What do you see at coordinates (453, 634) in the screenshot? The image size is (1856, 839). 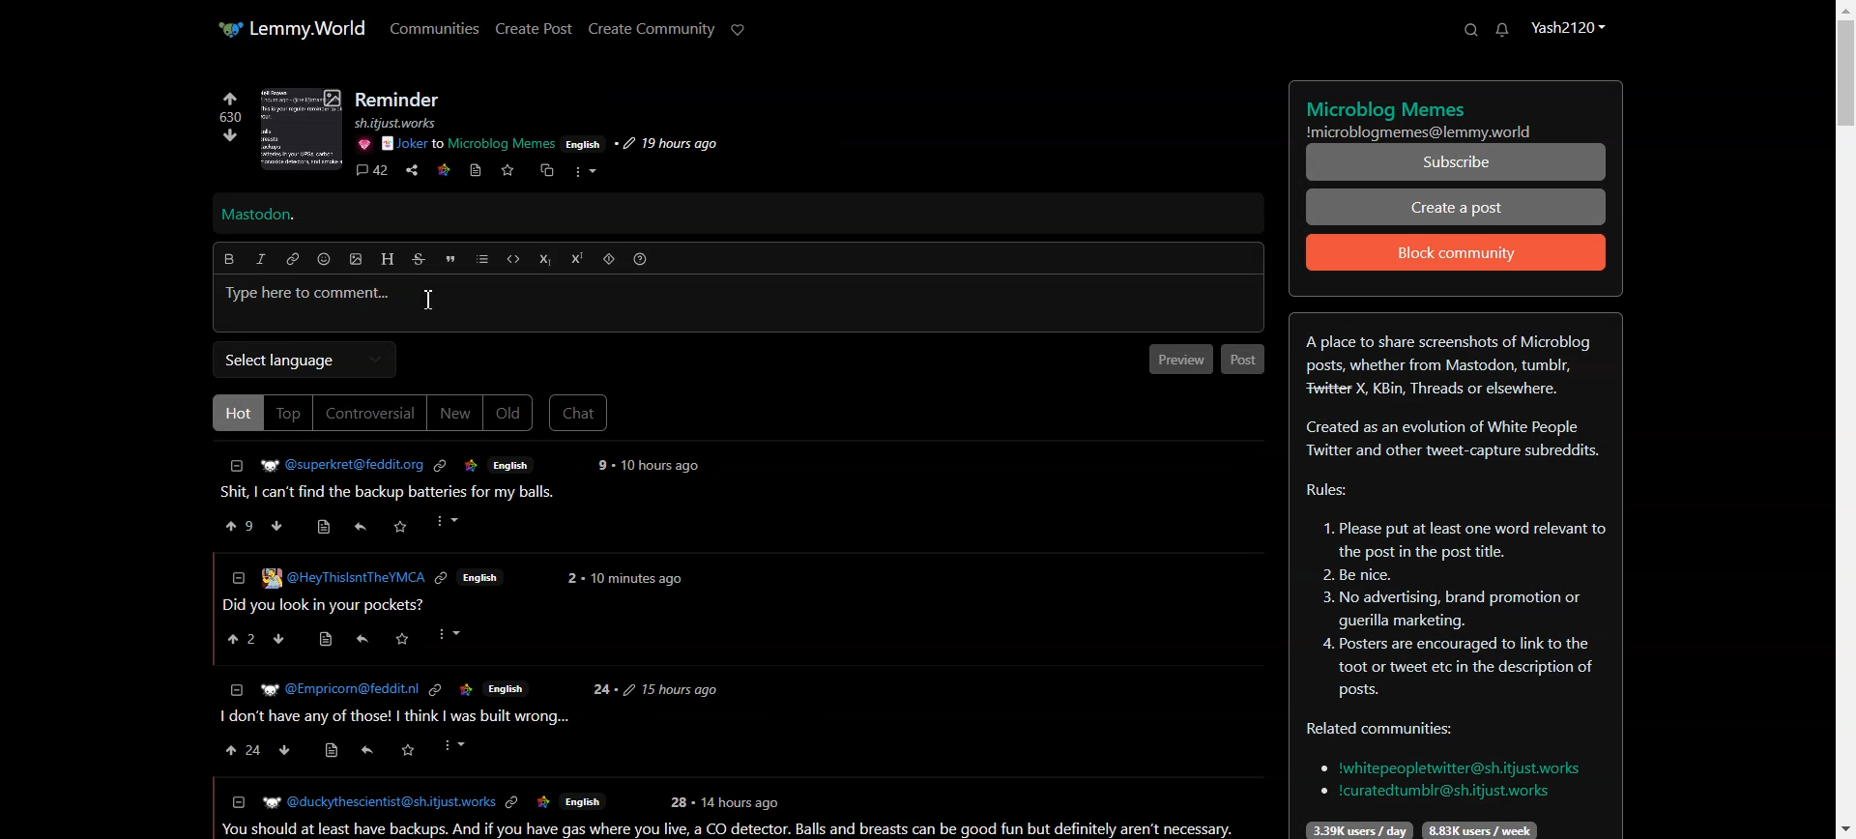 I see `` at bounding box center [453, 634].